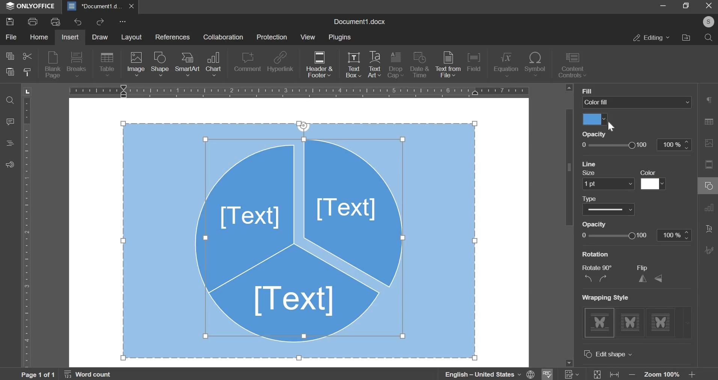 The image size is (718, 380). What do you see at coordinates (664, 374) in the screenshot?
I see `zoom` at bounding box center [664, 374].